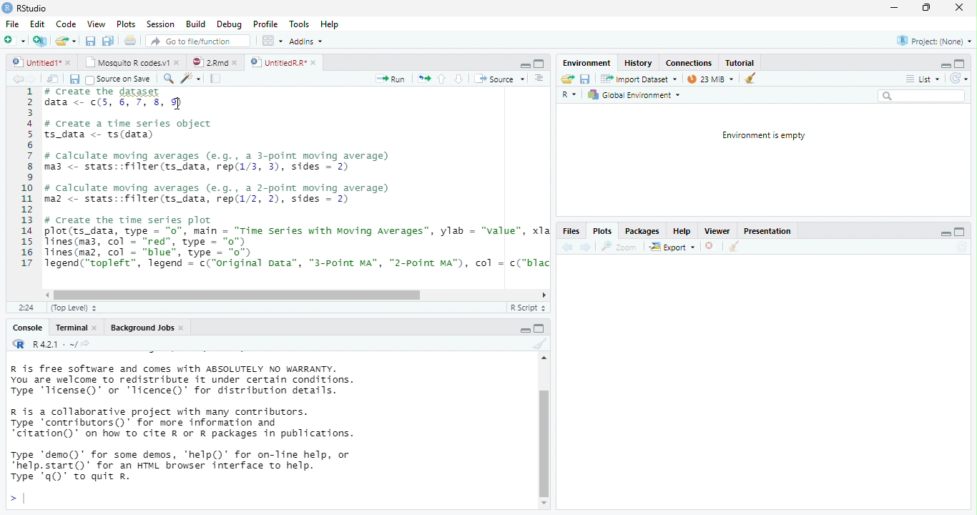 This screenshot has height=515, width=977. What do you see at coordinates (922, 79) in the screenshot?
I see `List` at bounding box center [922, 79].